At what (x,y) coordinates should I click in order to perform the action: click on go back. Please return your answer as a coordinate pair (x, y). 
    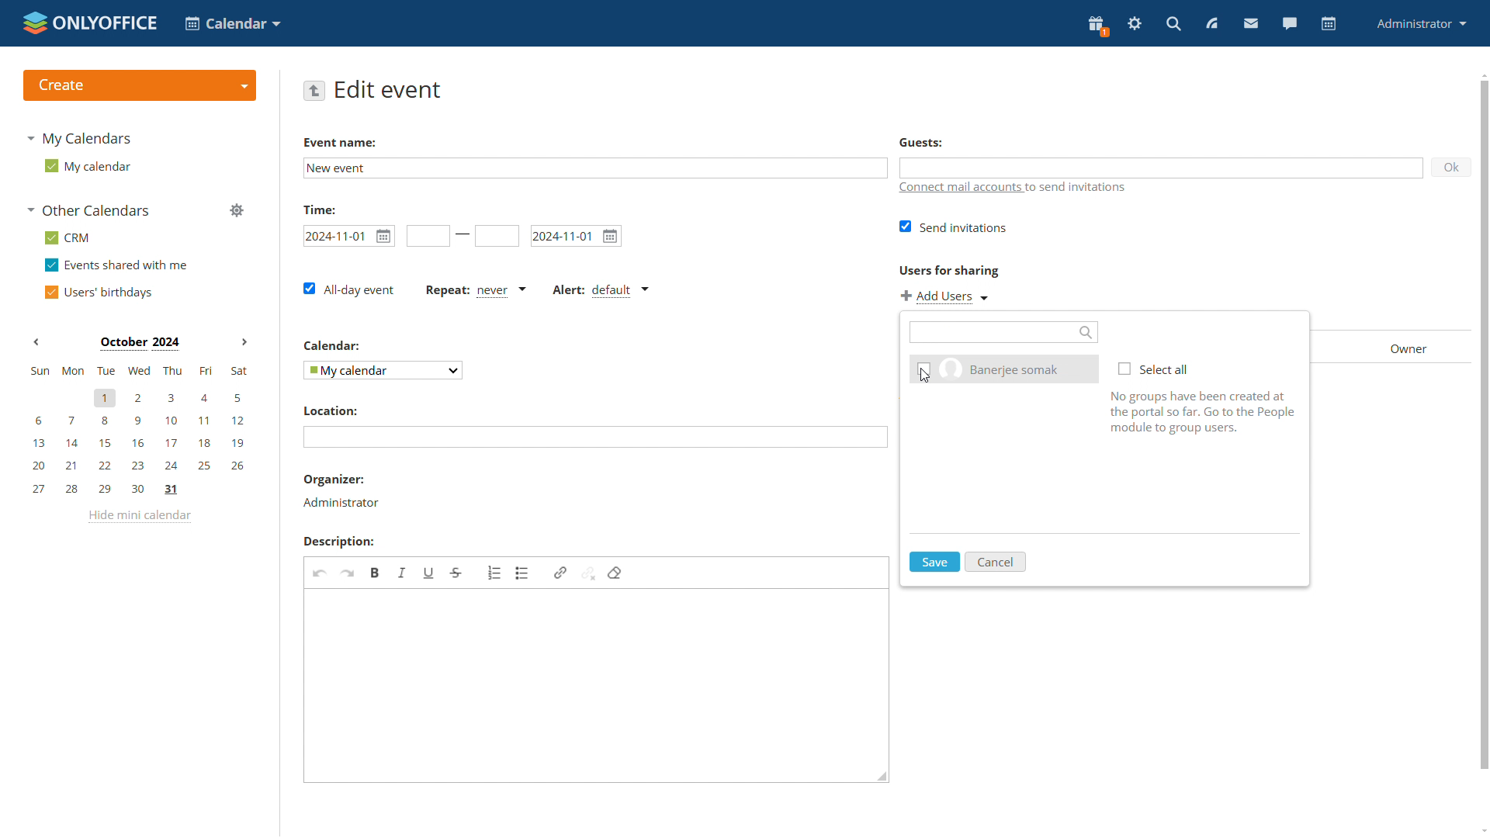
    Looking at the image, I should click on (315, 92).